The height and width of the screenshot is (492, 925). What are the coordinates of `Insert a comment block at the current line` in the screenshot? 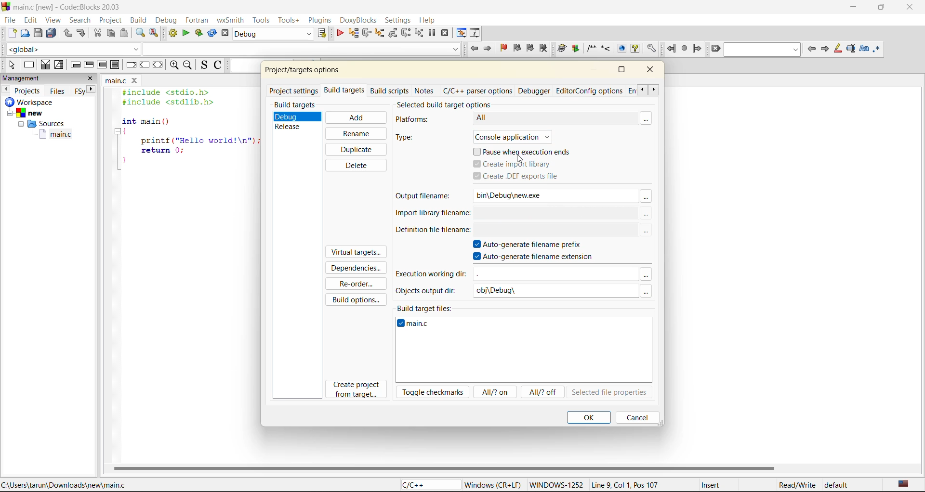 It's located at (591, 49).